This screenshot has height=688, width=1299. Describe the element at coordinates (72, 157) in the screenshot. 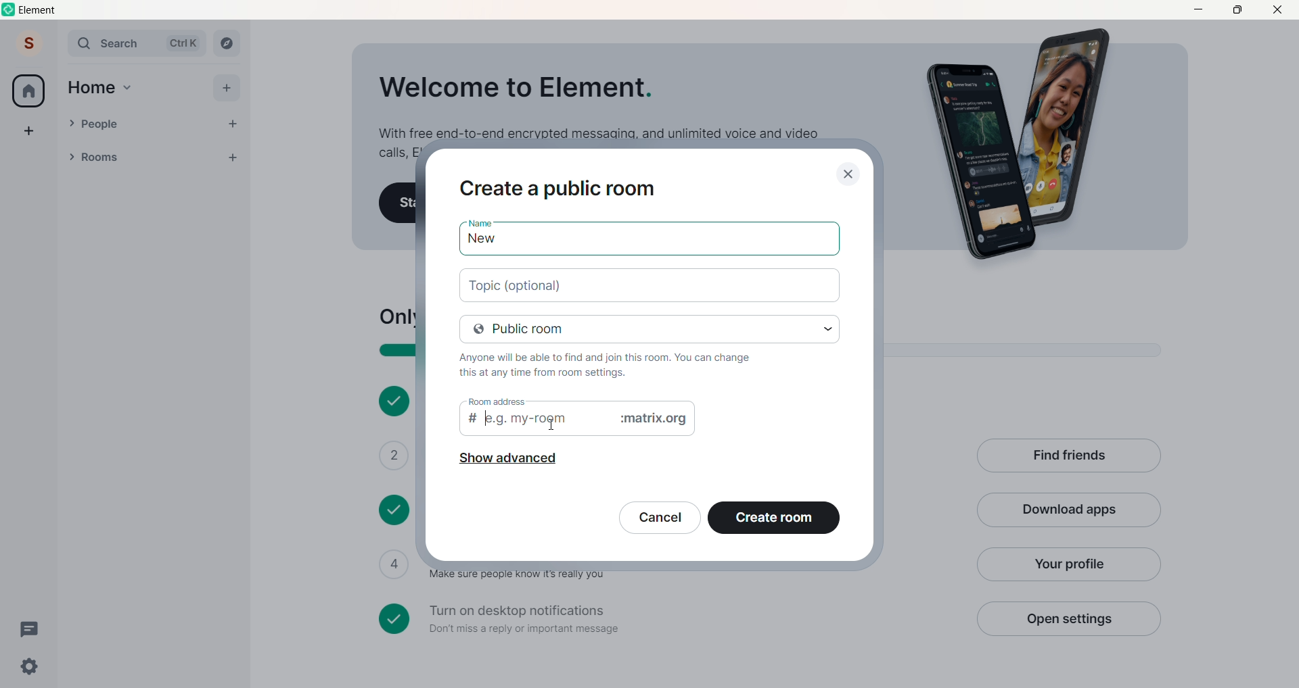

I see `Room Drop Down` at that location.